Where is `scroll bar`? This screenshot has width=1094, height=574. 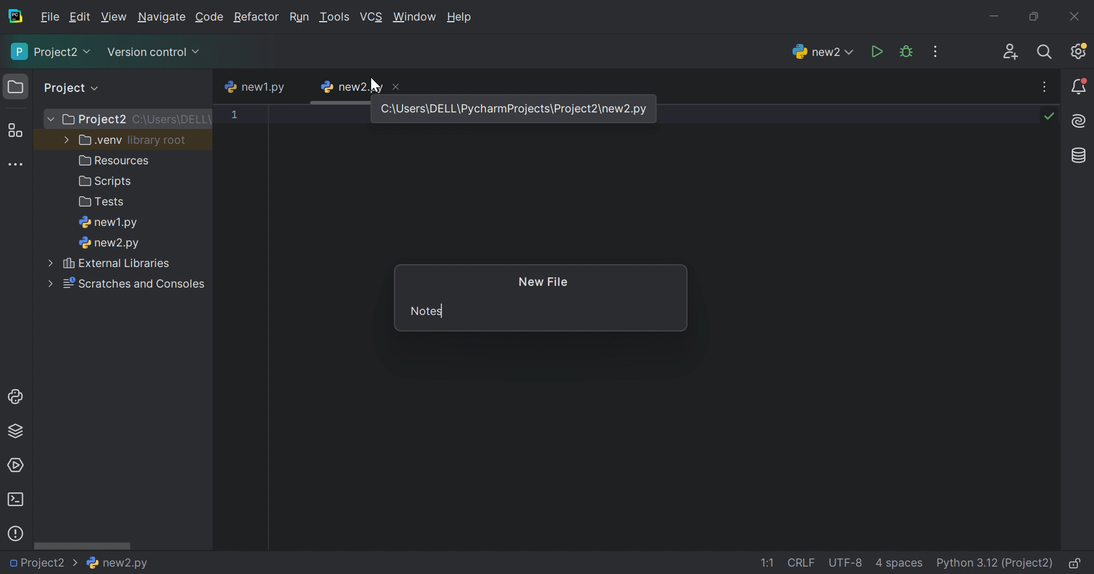
scroll bar is located at coordinates (337, 103).